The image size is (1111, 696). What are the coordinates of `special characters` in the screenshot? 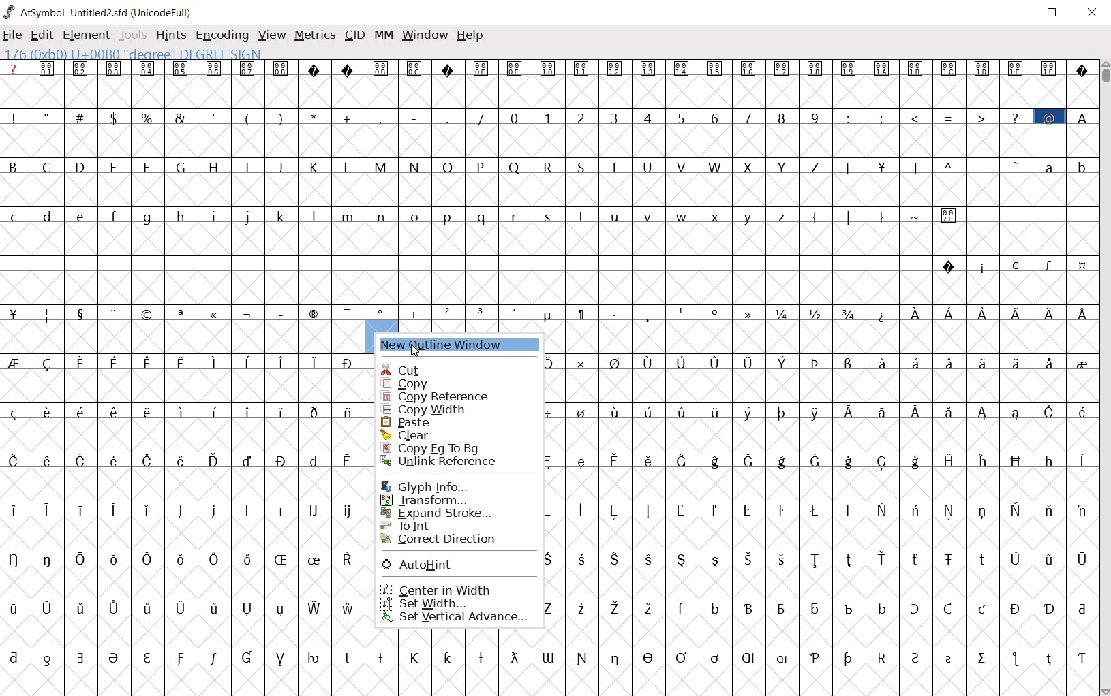 It's located at (934, 166).